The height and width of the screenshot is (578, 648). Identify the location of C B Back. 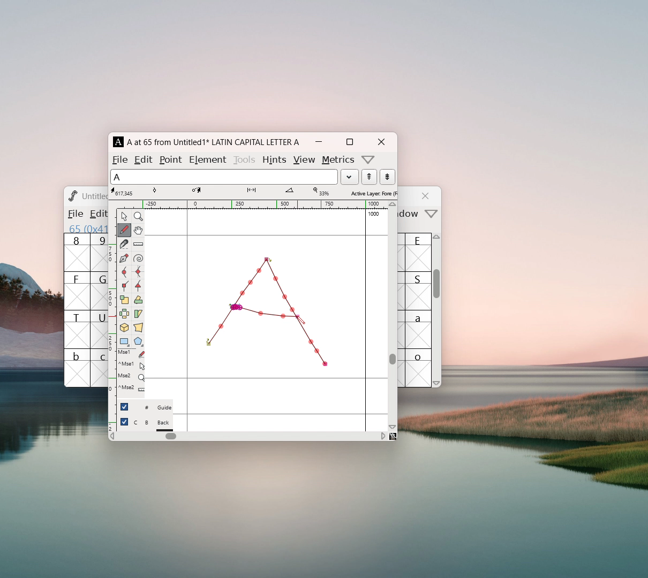
(153, 424).